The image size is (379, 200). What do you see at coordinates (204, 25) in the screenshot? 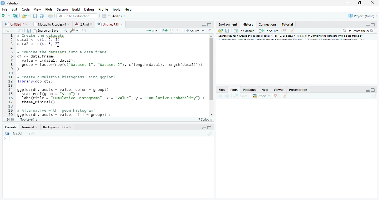
I see `Minimize` at bounding box center [204, 25].